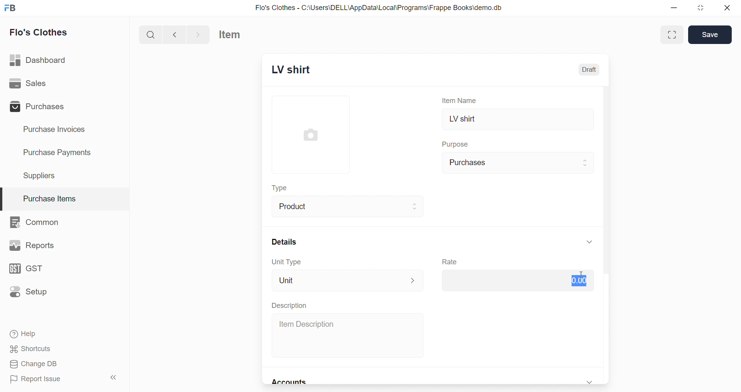 The width and height of the screenshot is (741, 392). I want to click on Change DB, so click(61, 364).